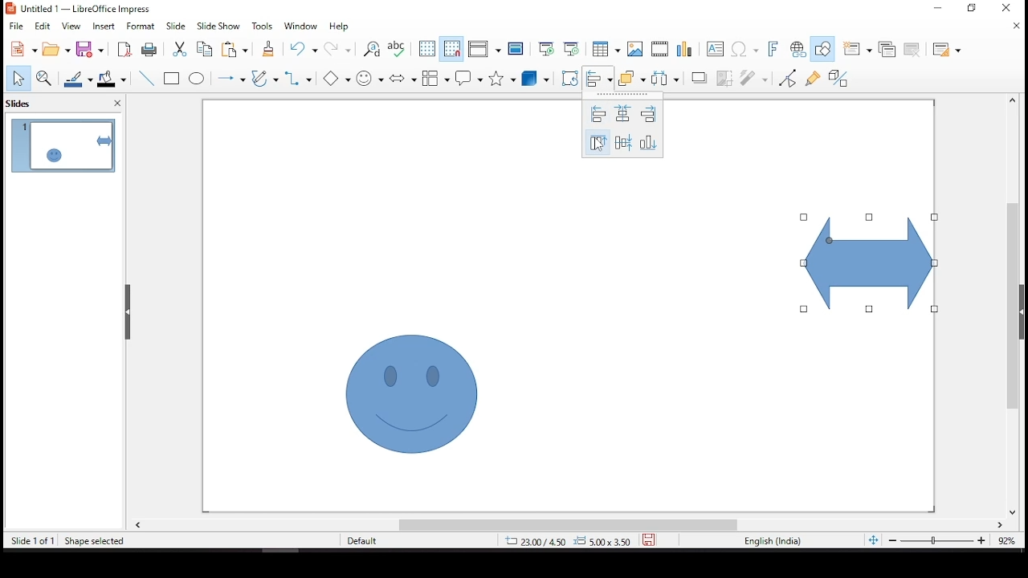  I want to click on filter, so click(755, 75).